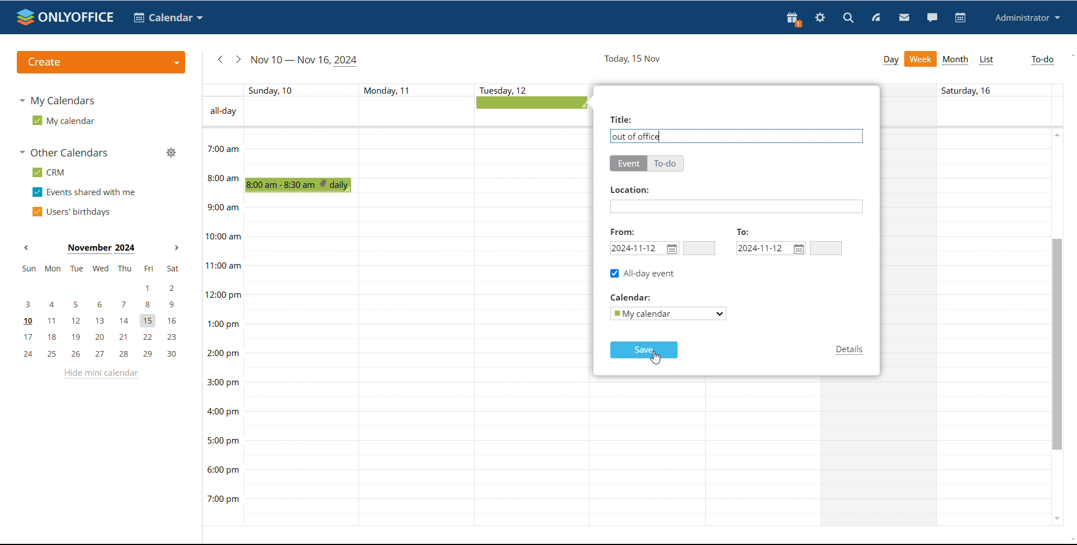 The height and width of the screenshot is (545, 1077). Describe the element at coordinates (630, 297) in the screenshot. I see `` at that location.